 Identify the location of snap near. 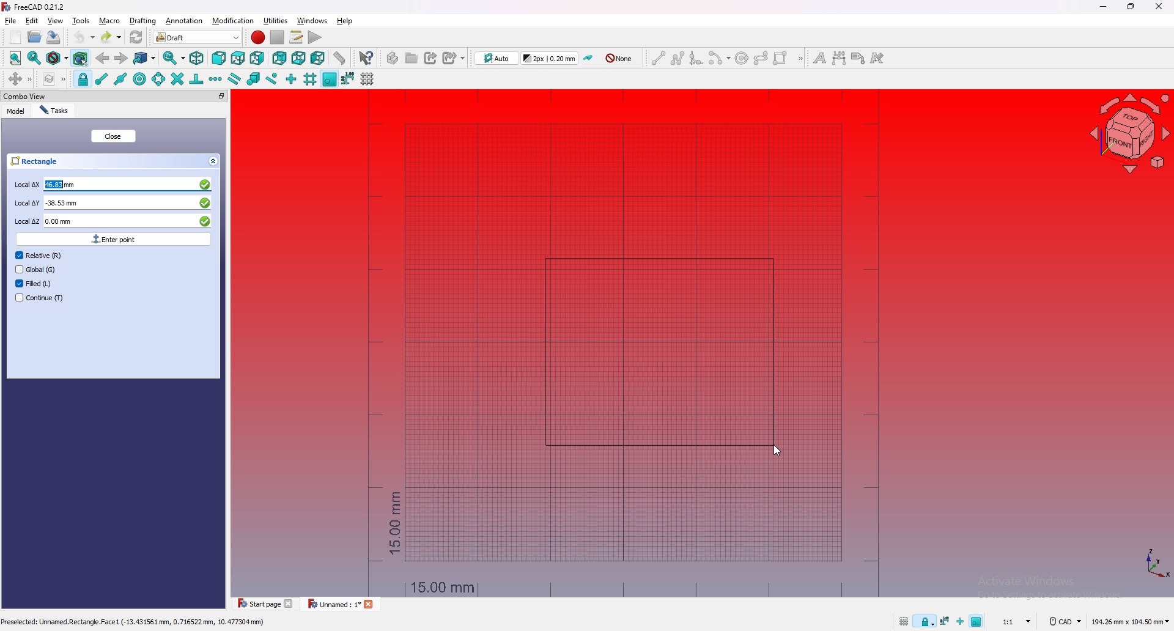
(272, 79).